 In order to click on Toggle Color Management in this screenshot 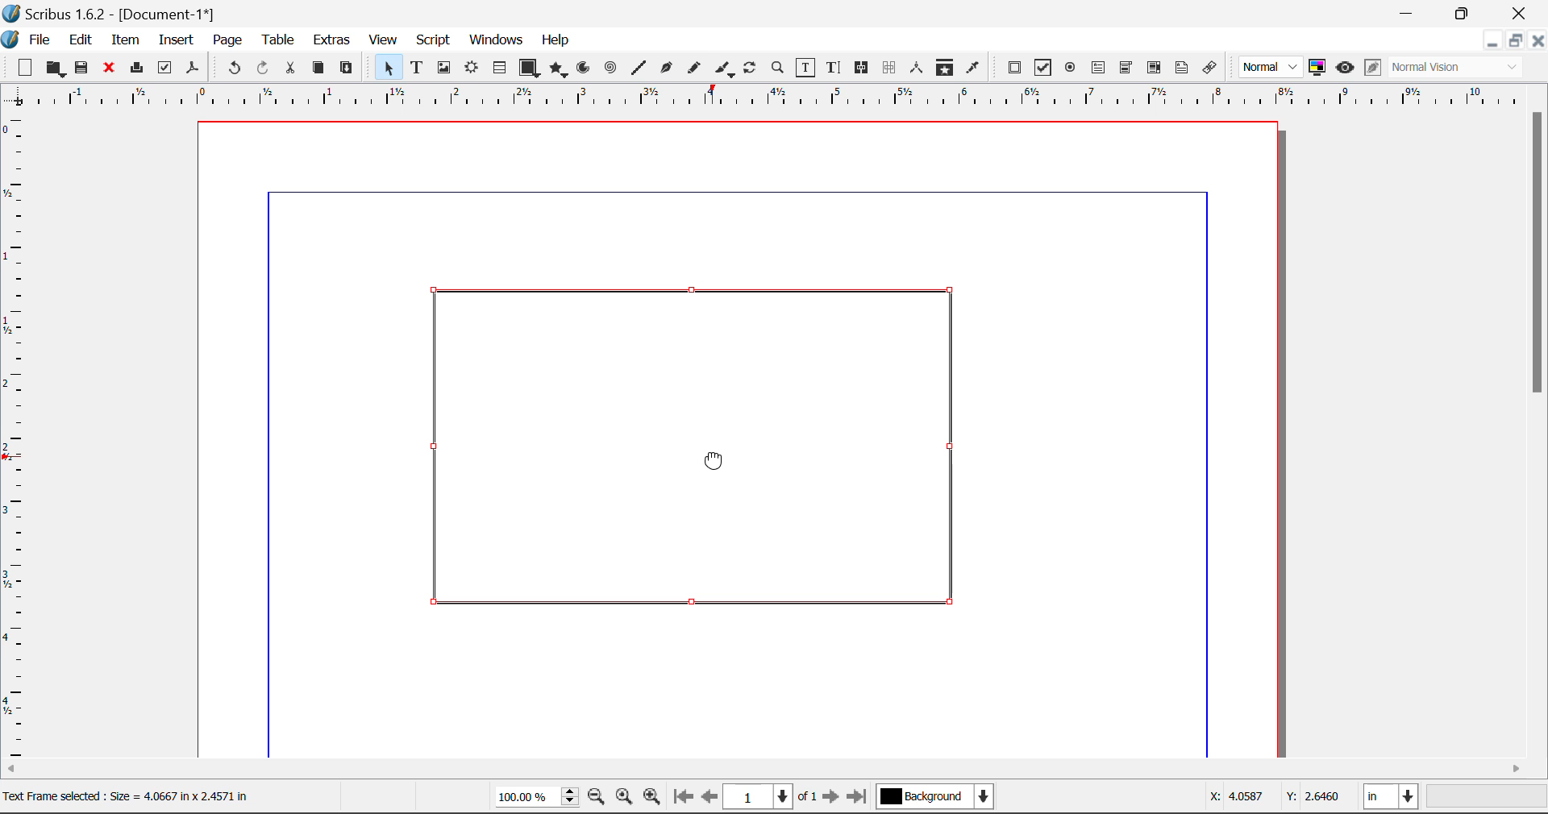, I will do `click(1319, 69)`.